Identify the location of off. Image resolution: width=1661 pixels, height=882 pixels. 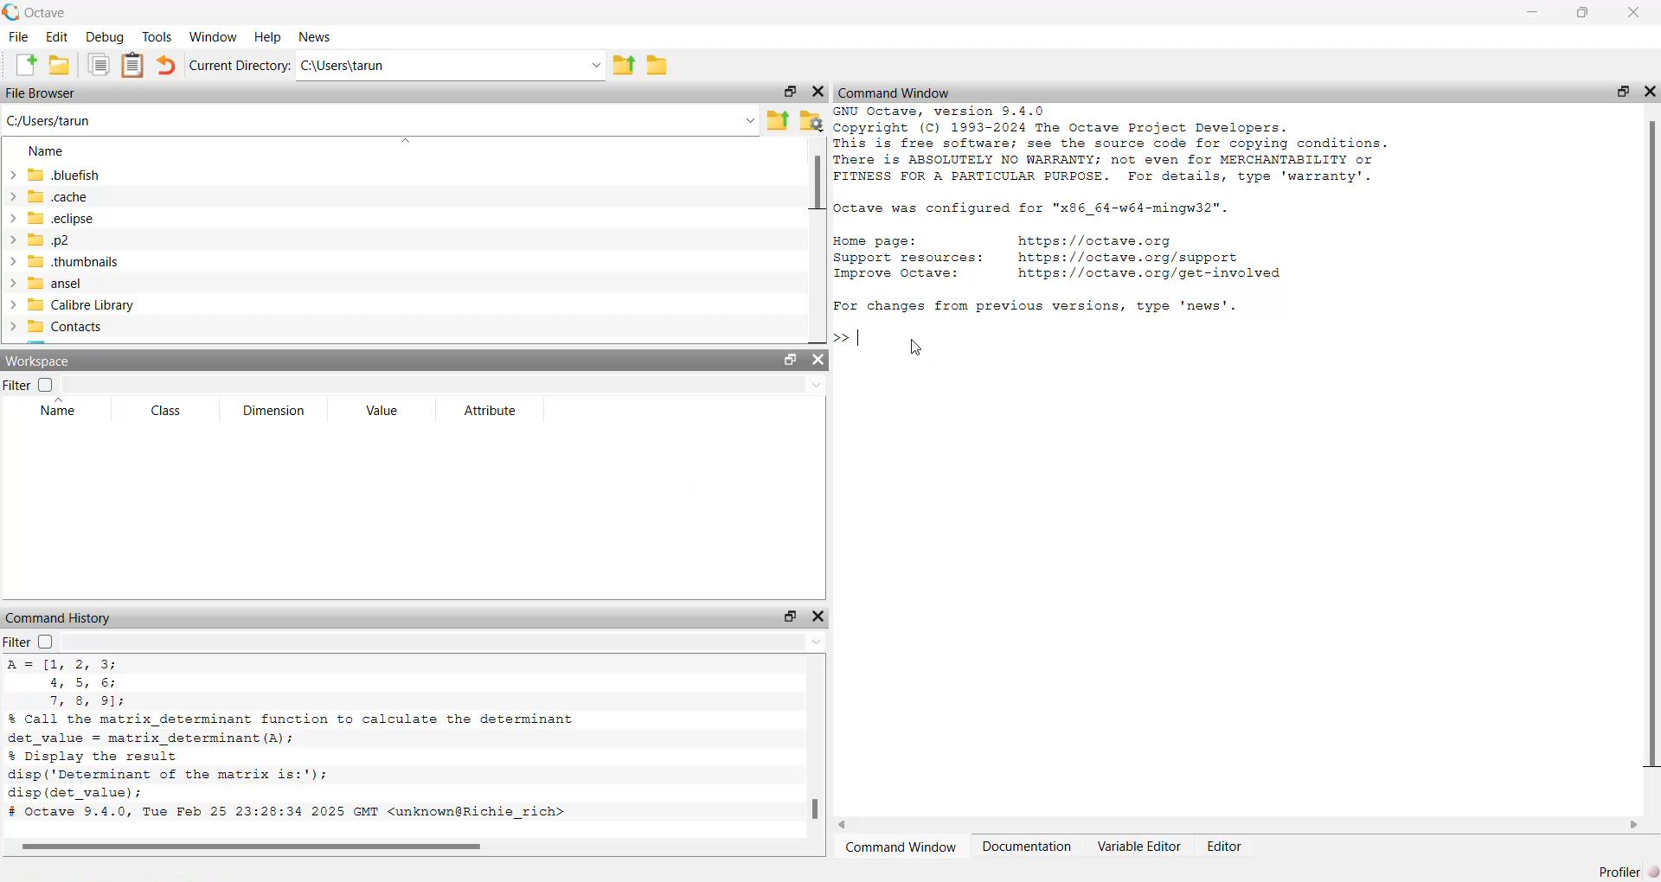
(44, 642).